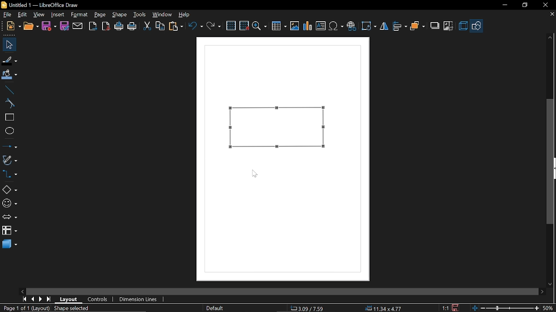  What do you see at coordinates (550, 161) in the screenshot?
I see `vertical scrollbar` at bounding box center [550, 161].